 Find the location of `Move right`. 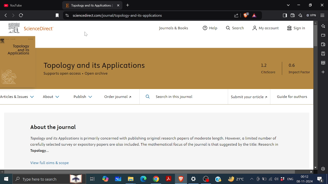

Move right is located at coordinates (311, 172).